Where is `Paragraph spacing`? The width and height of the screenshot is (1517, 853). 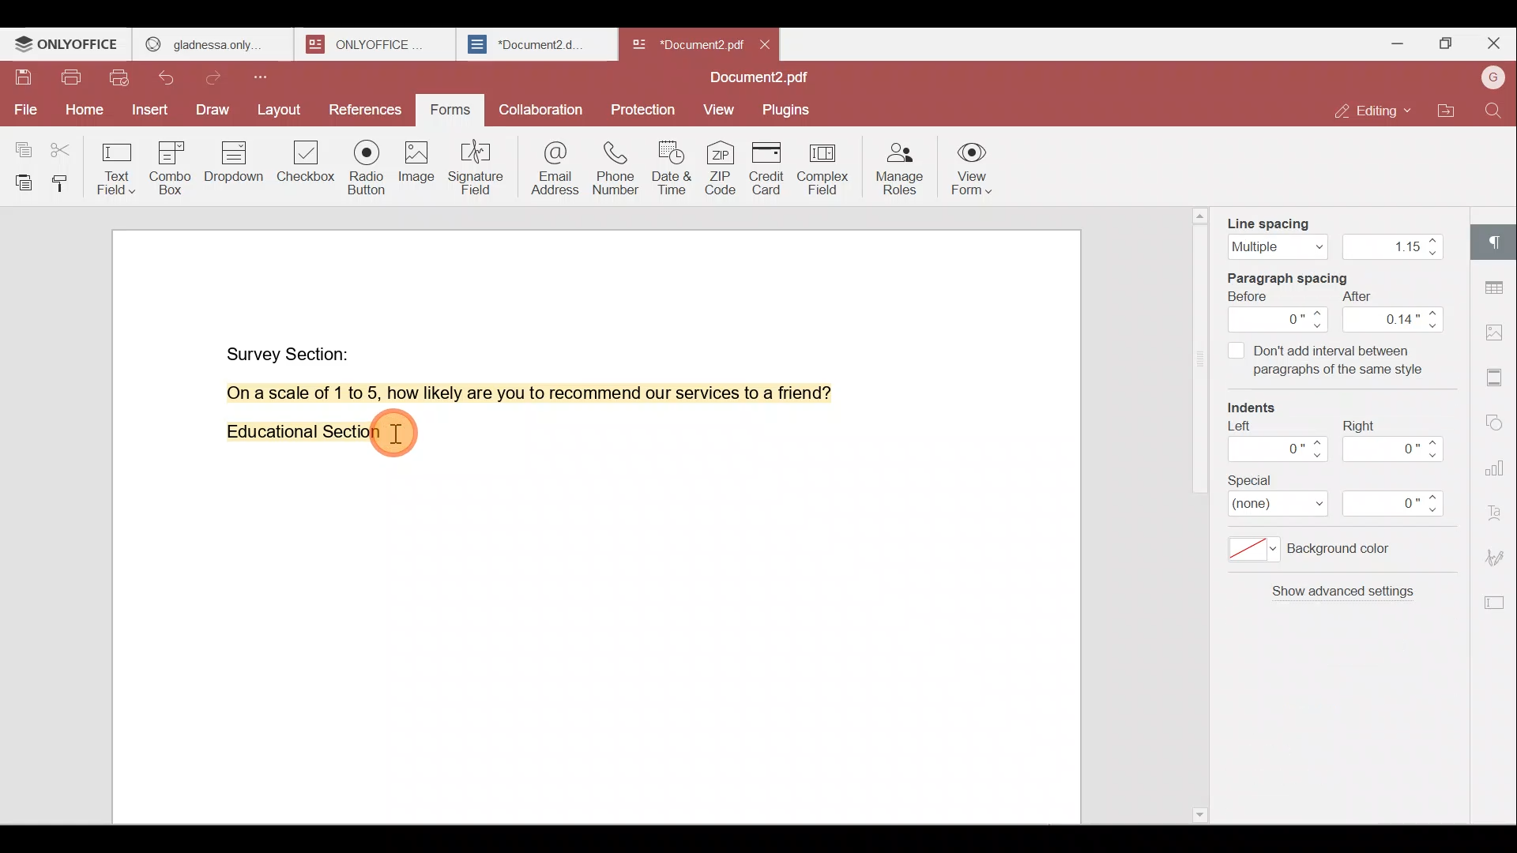 Paragraph spacing is located at coordinates (1303, 276).